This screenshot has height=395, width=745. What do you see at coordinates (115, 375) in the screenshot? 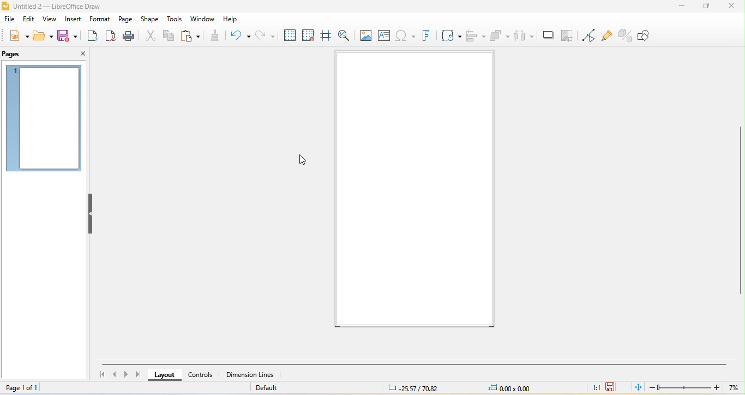
I see `previous page` at bounding box center [115, 375].